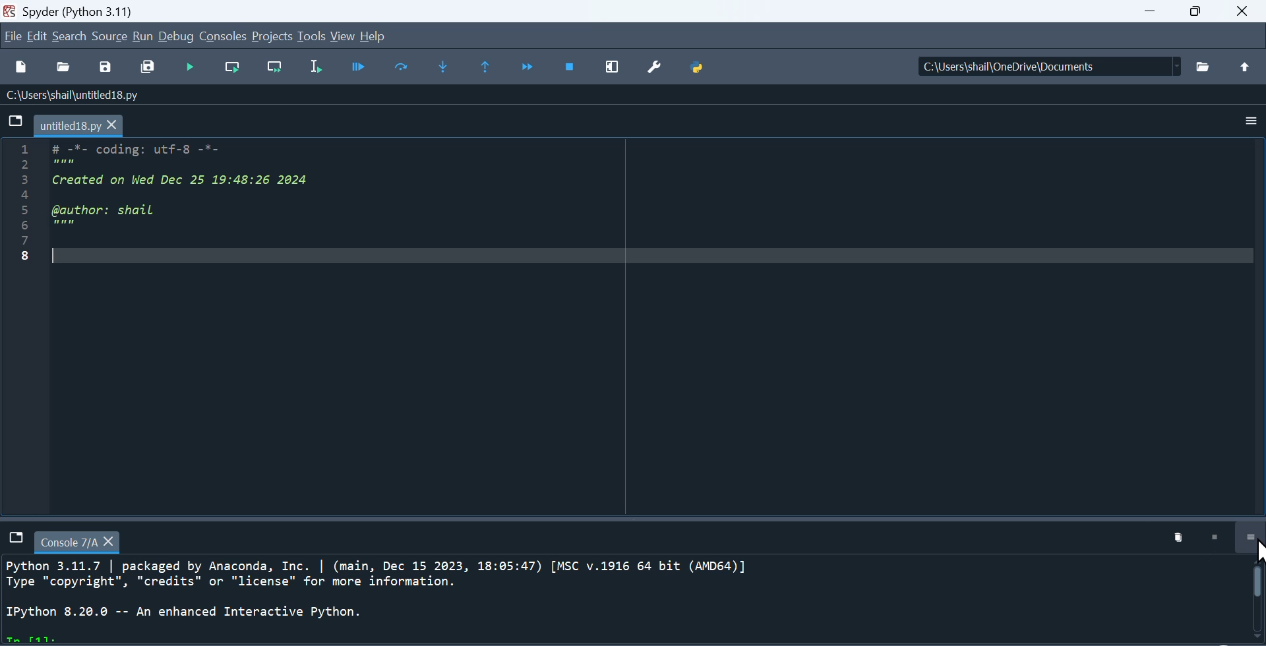 This screenshot has width=1266, height=646. I want to click on execute until, so click(486, 67).